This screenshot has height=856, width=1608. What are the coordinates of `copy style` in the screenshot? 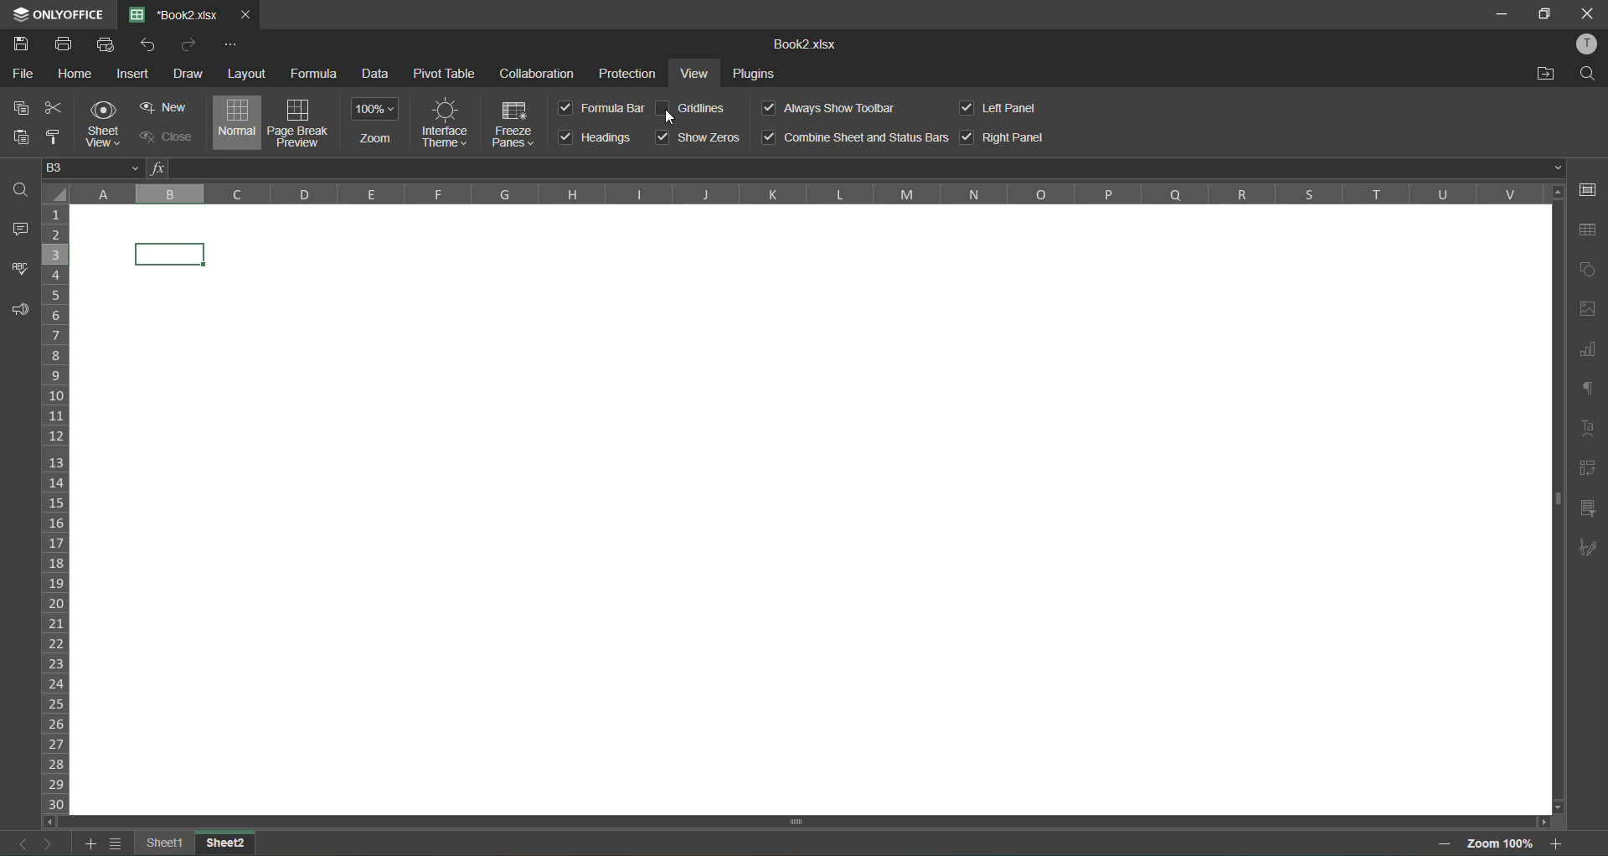 It's located at (55, 137).